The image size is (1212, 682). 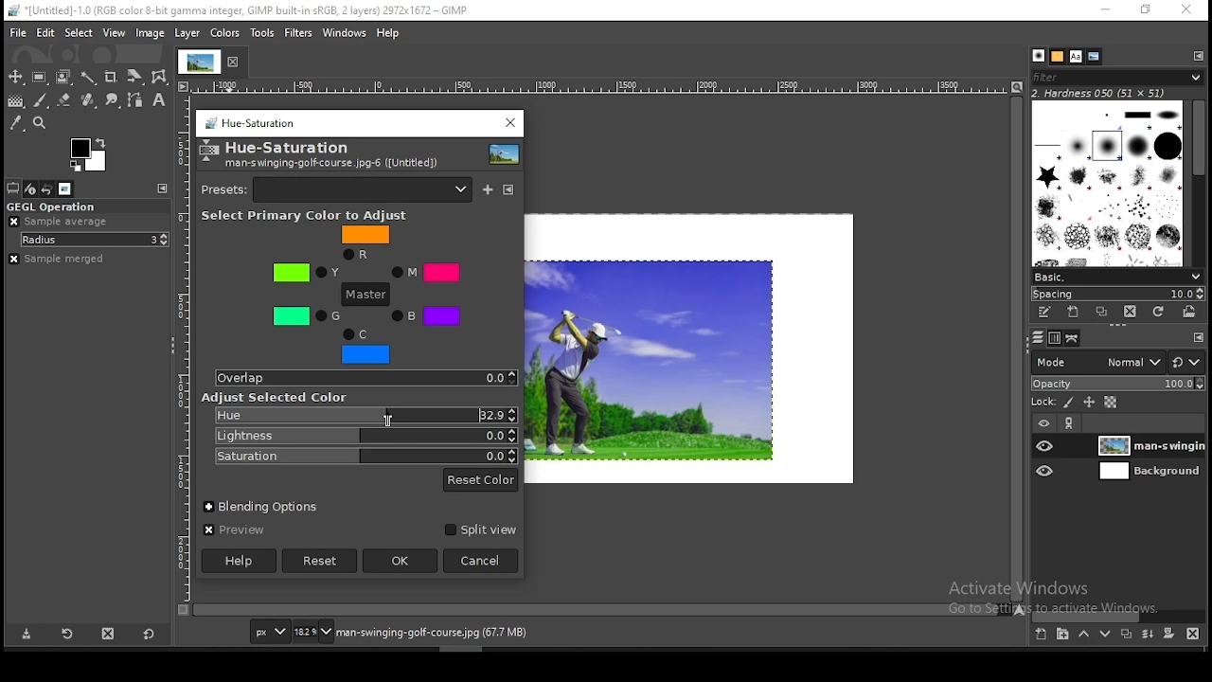 What do you see at coordinates (49, 189) in the screenshot?
I see `undo history` at bounding box center [49, 189].